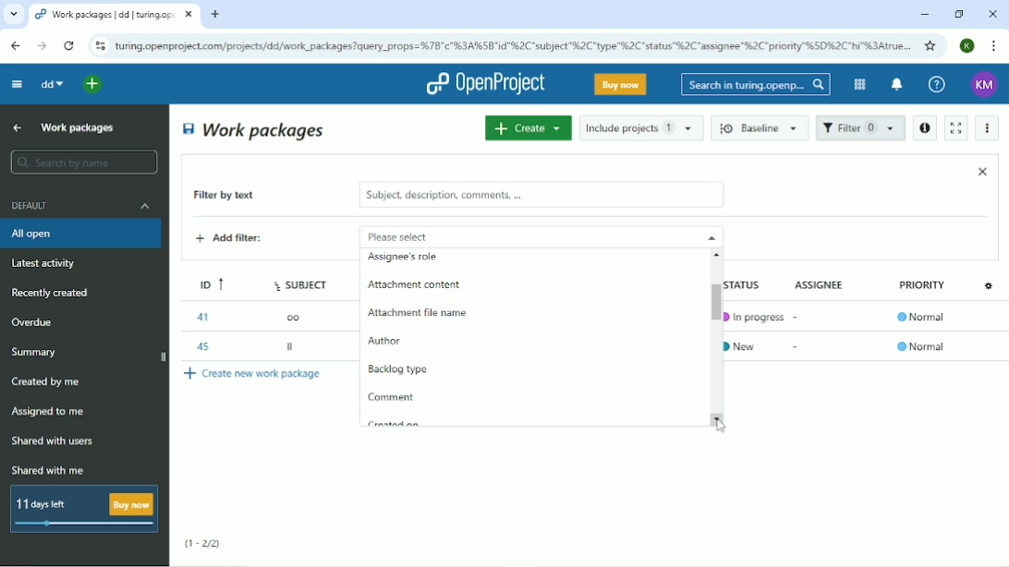  What do you see at coordinates (383, 344) in the screenshot?
I see `Author` at bounding box center [383, 344].